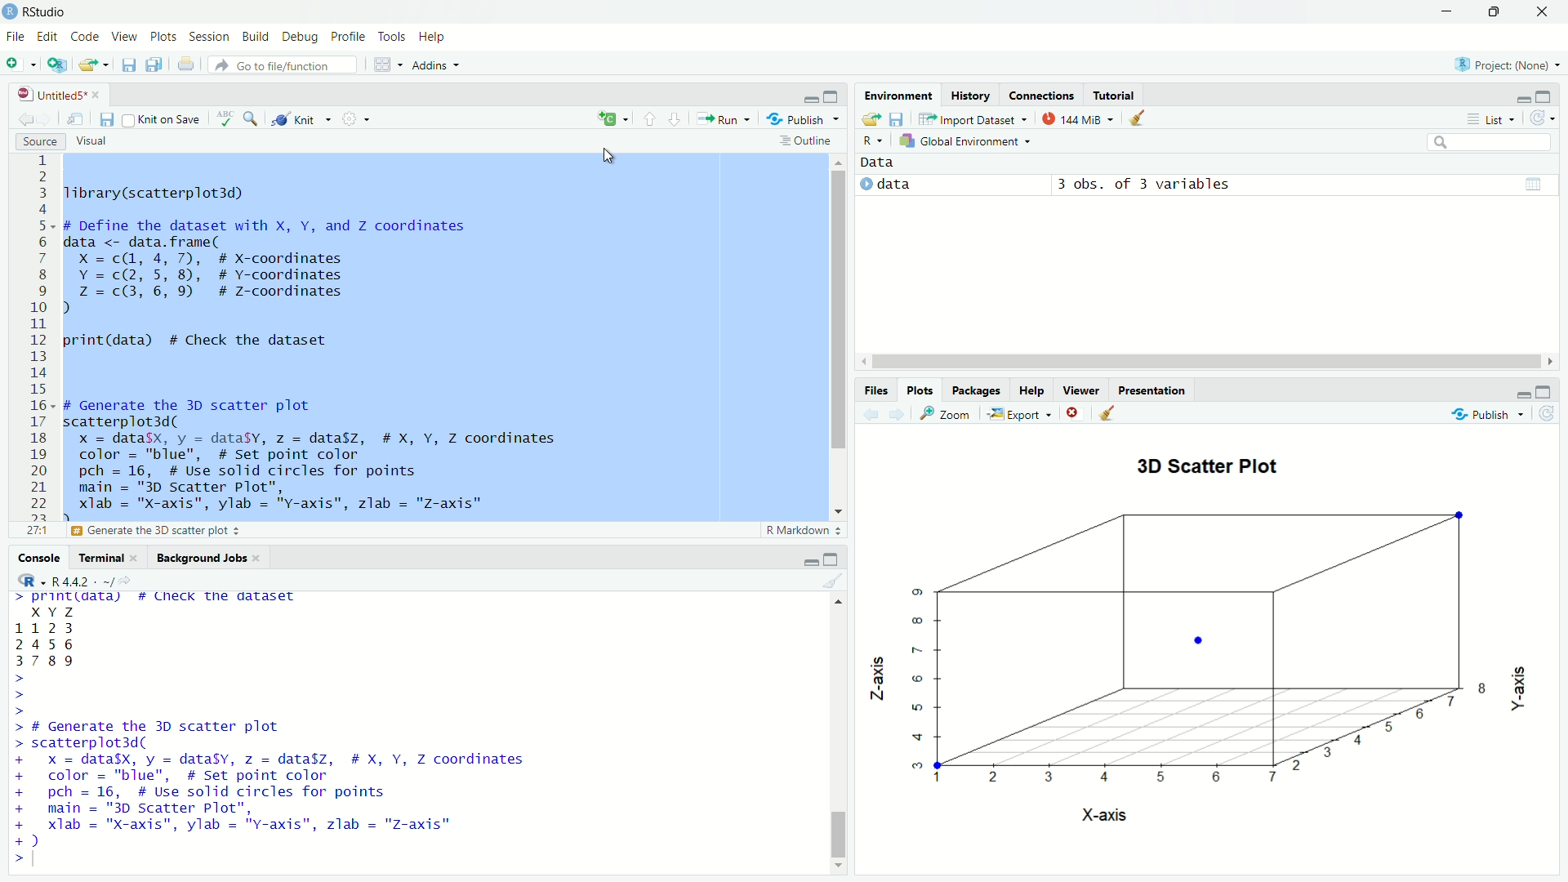  What do you see at coordinates (184, 67) in the screenshot?
I see `print the current file` at bounding box center [184, 67].